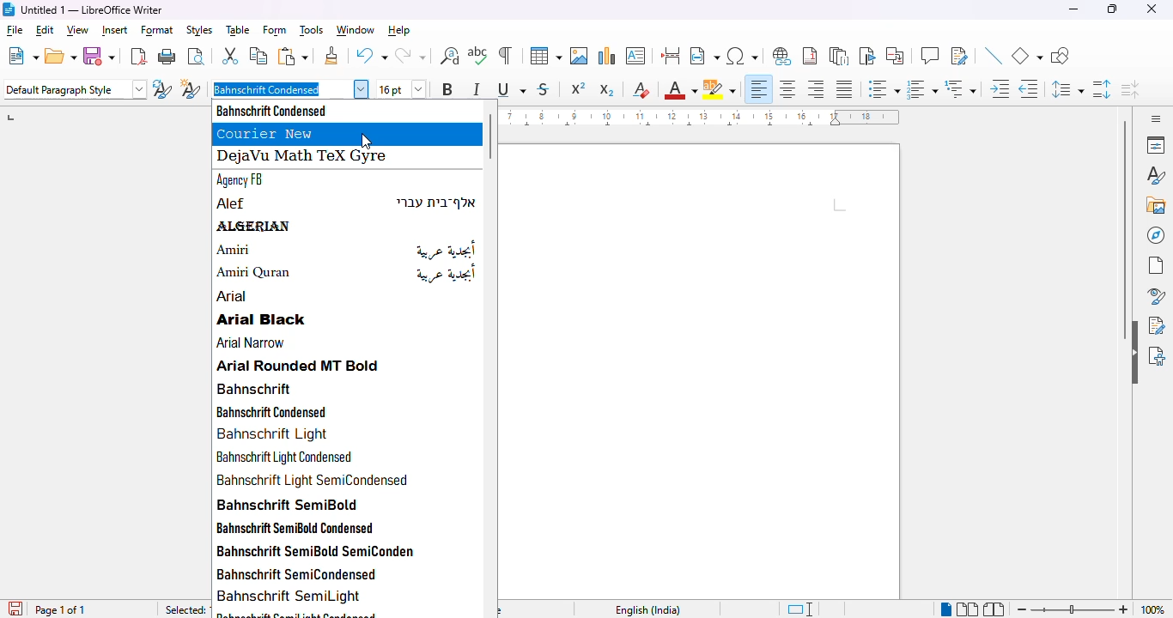  Describe the element at coordinates (139, 56) in the screenshot. I see `export directly as PDF` at that location.